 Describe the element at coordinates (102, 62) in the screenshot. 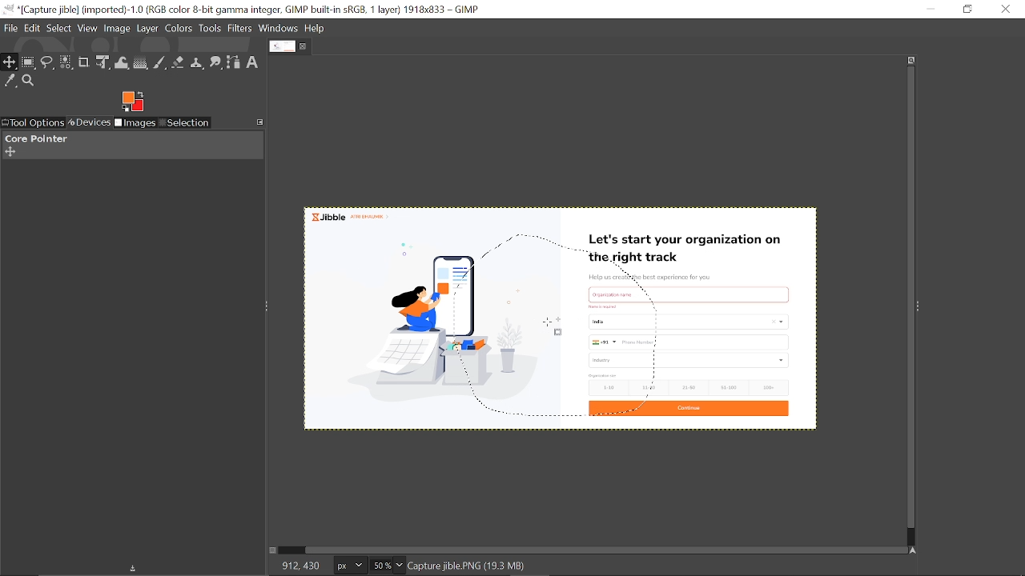

I see `Unified transform tool` at that location.